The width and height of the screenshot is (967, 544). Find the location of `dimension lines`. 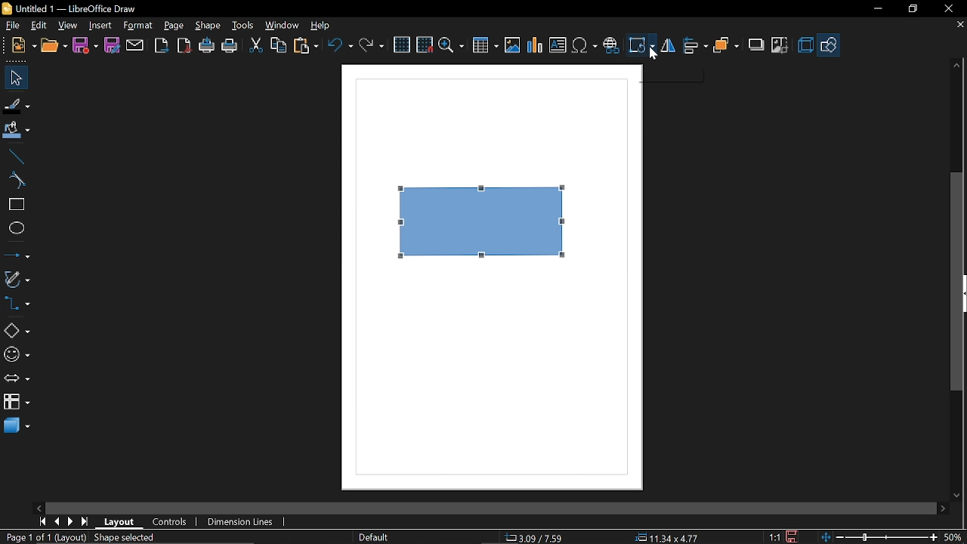

dimension lines is located at coordinates (240, 521).